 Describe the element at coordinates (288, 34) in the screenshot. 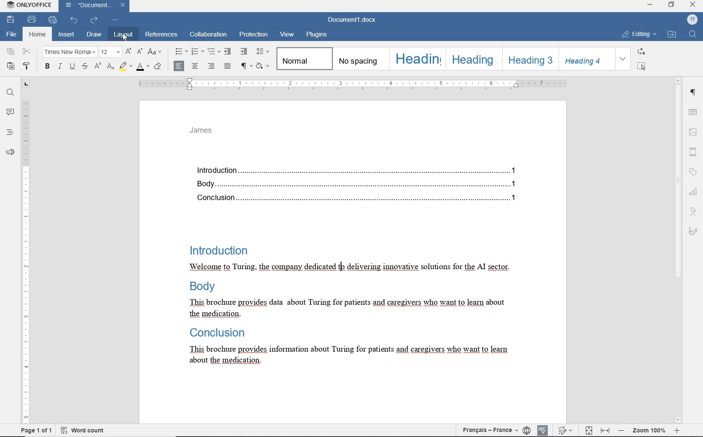

I see `view` at that location.